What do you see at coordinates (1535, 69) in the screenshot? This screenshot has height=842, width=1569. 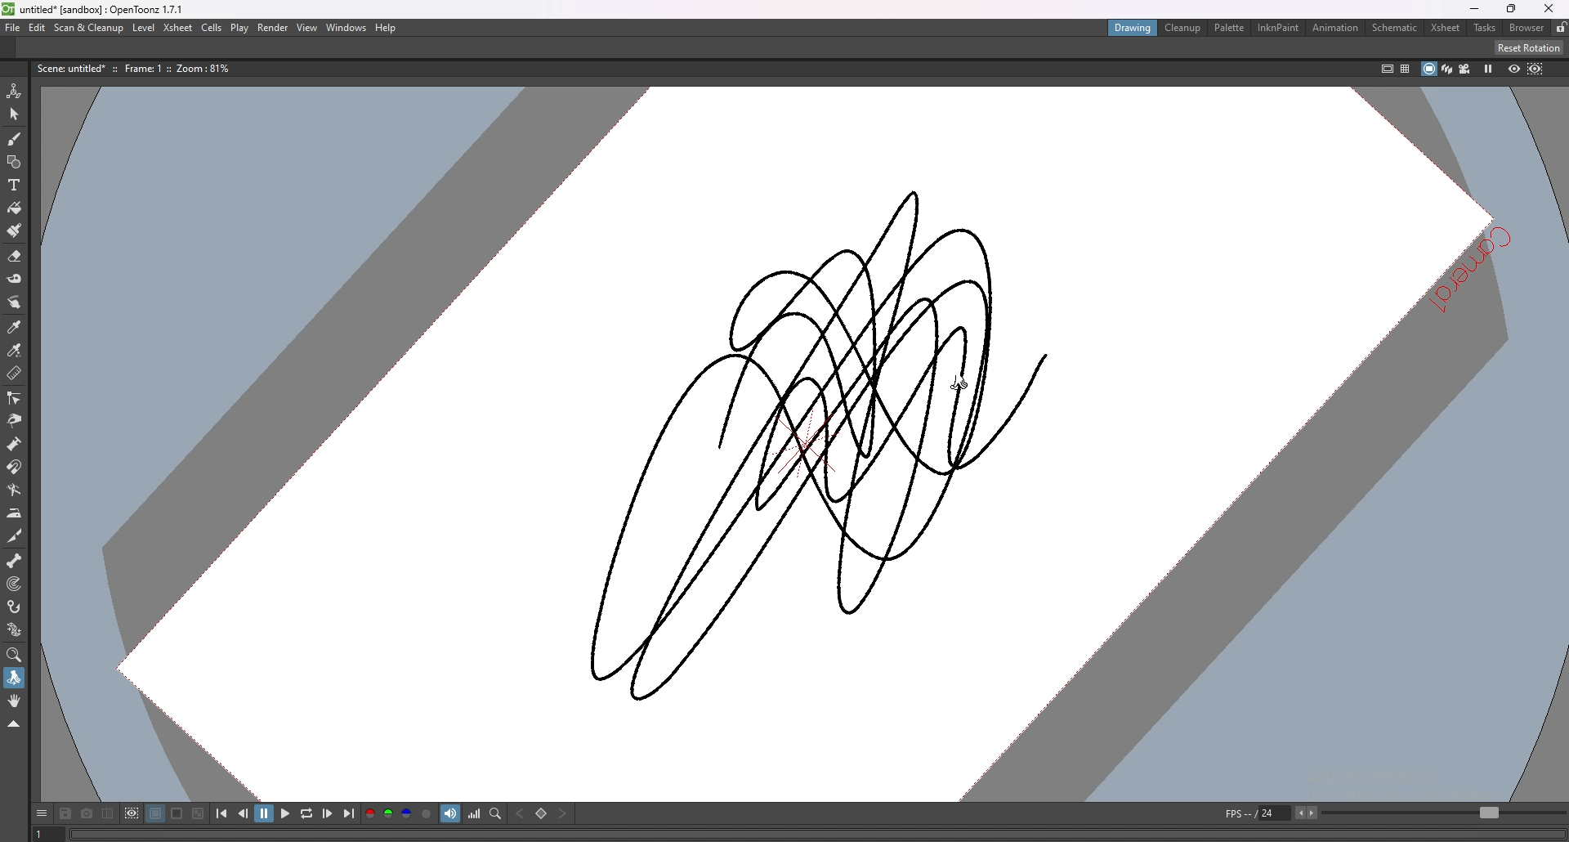 I see `sub camera preview` at bounding box center [1535, 69].